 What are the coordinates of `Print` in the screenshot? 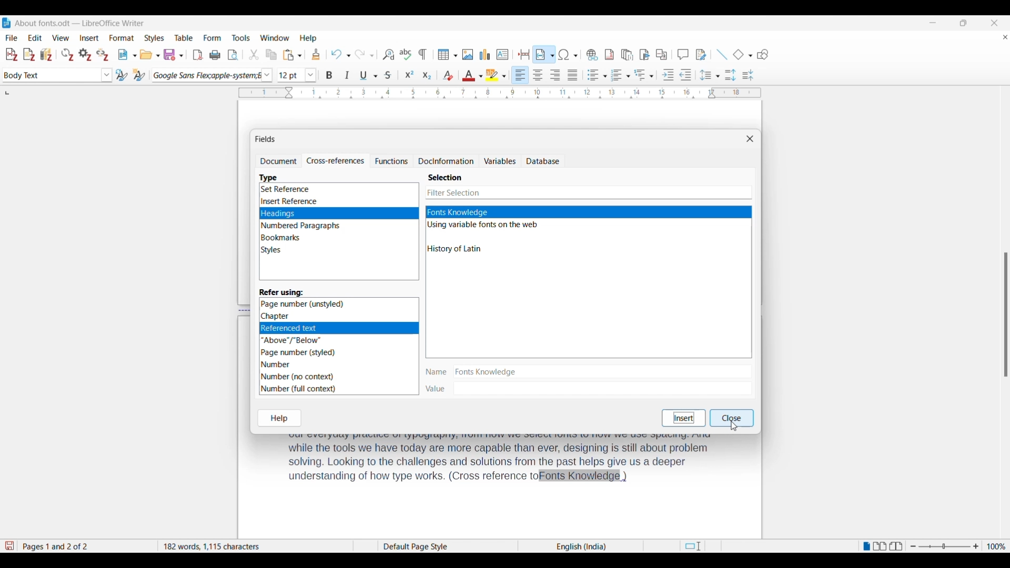 It's located at (215, 55).